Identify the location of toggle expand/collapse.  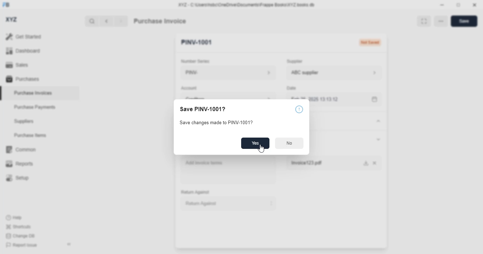
(378, 139).